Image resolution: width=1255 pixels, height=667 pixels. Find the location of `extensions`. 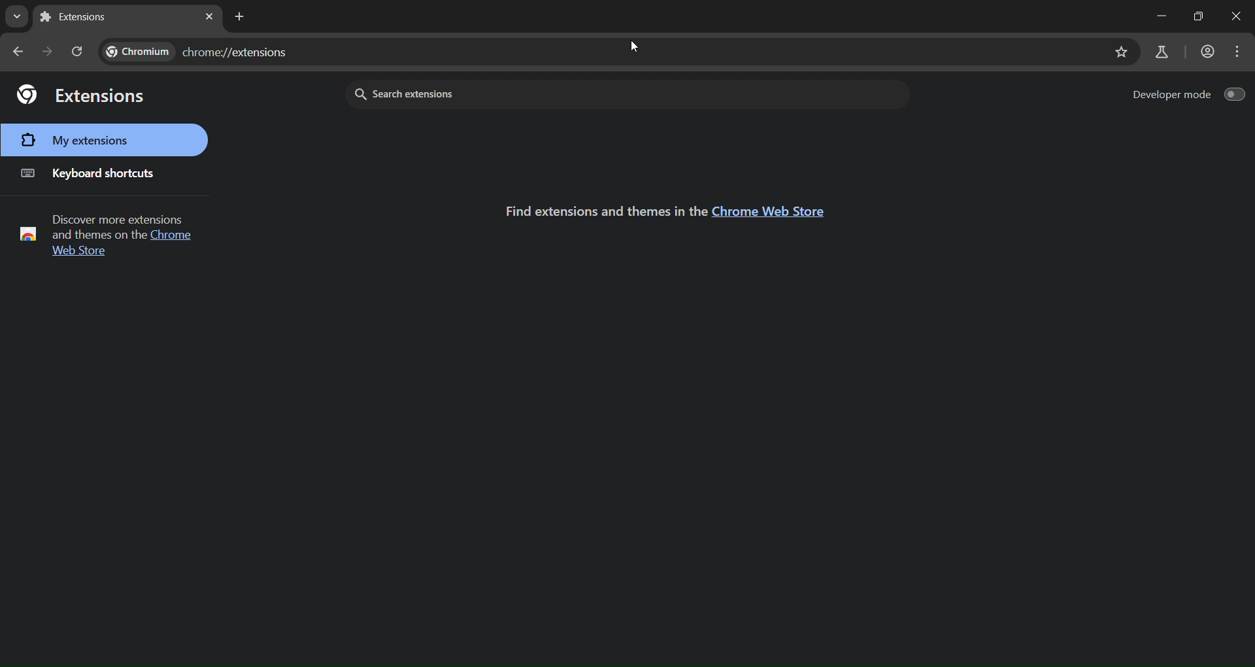

extensions is located at coordinates (82, 94).